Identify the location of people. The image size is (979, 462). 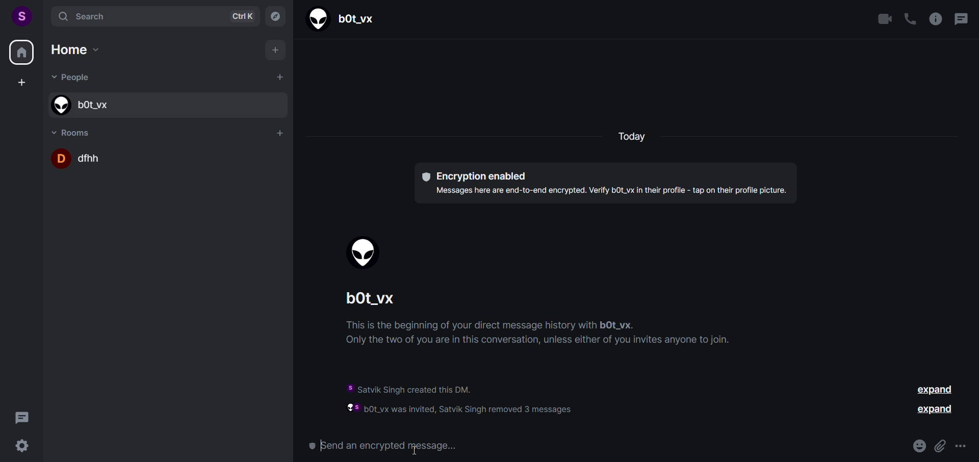
(74, 79).